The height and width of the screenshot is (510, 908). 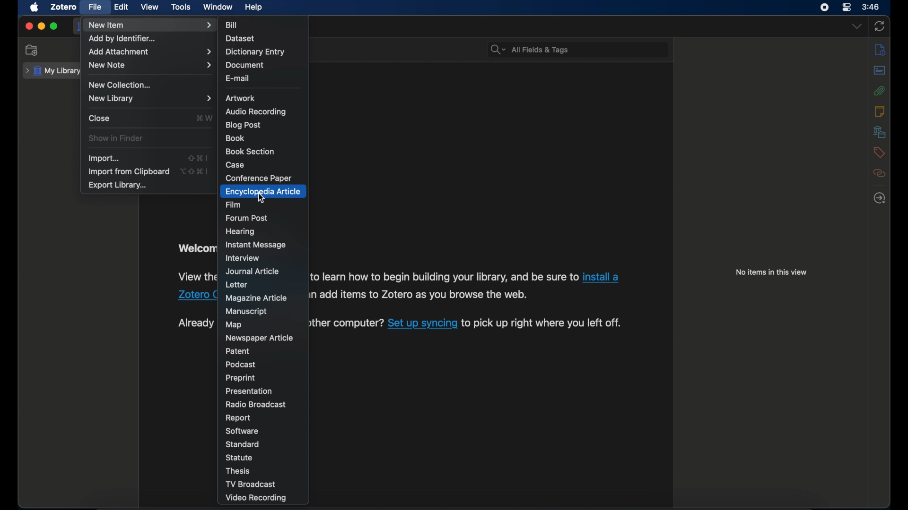 What do you see at coordinates (195, 171) in the screenshot?
I see `shortcut` at bounding box center [195, 171].